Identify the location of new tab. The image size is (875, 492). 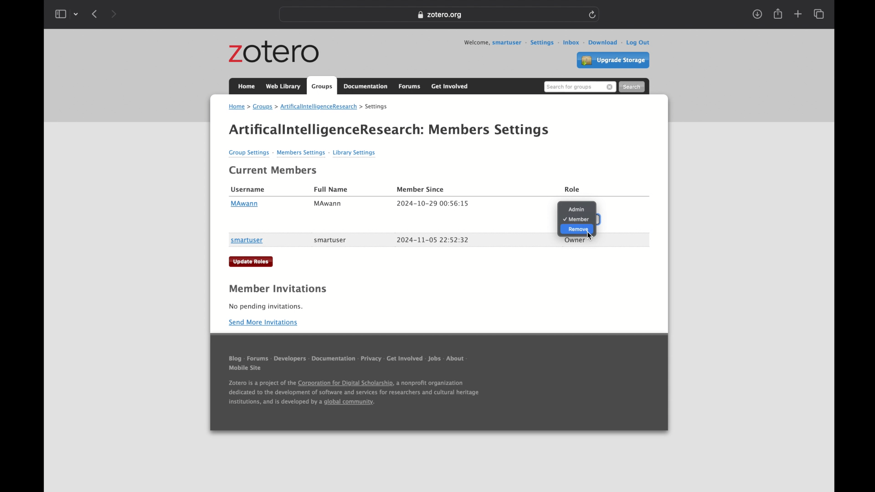
(798, 14).